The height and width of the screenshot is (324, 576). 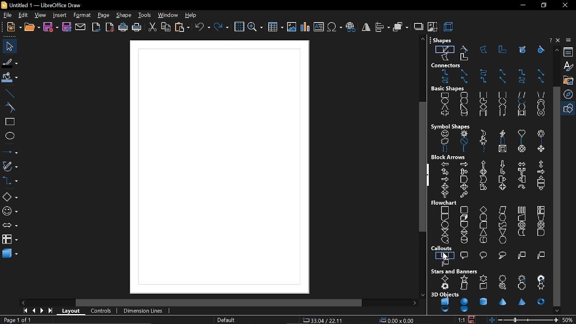 I want to click on sidebar settings, so click(x=569, y=41).